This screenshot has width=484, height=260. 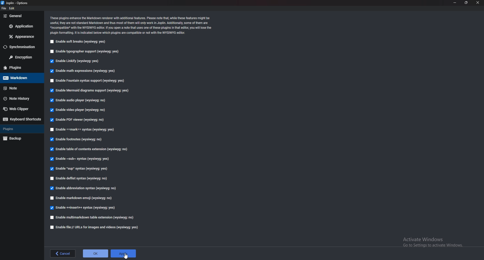 What do you see at coordinates (79, 110) in the screenshot?
I see `Enable video player` at bounding box center [79, 110].